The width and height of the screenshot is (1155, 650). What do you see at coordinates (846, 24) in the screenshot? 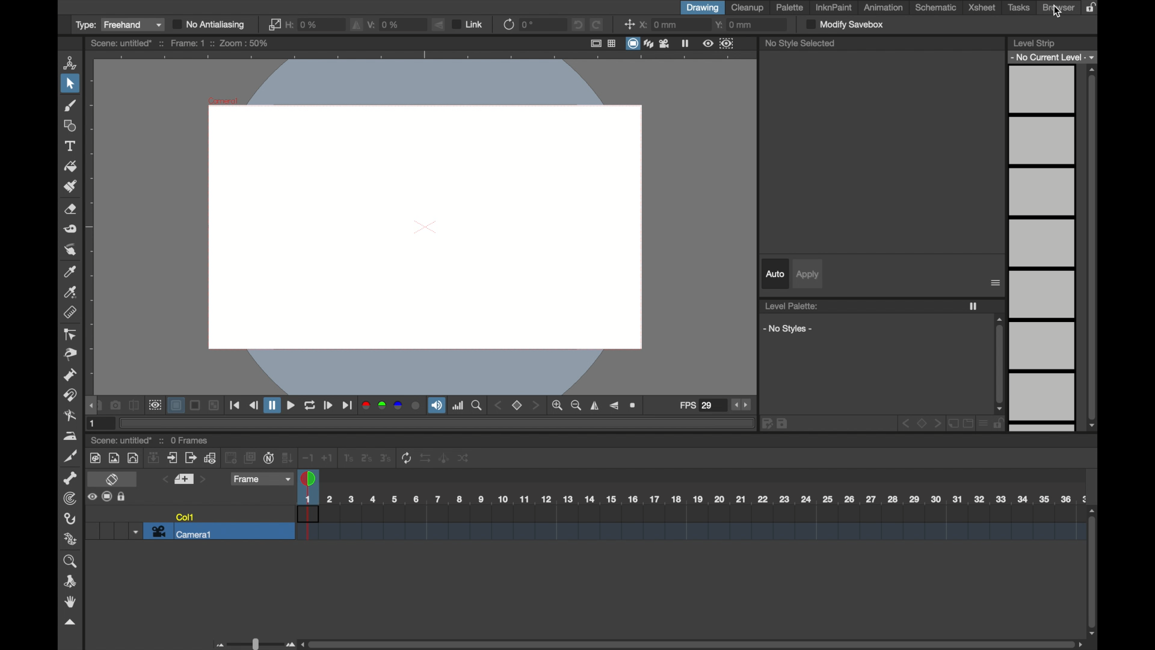
I see `modify sandbox` at bounding box center [846, 24].